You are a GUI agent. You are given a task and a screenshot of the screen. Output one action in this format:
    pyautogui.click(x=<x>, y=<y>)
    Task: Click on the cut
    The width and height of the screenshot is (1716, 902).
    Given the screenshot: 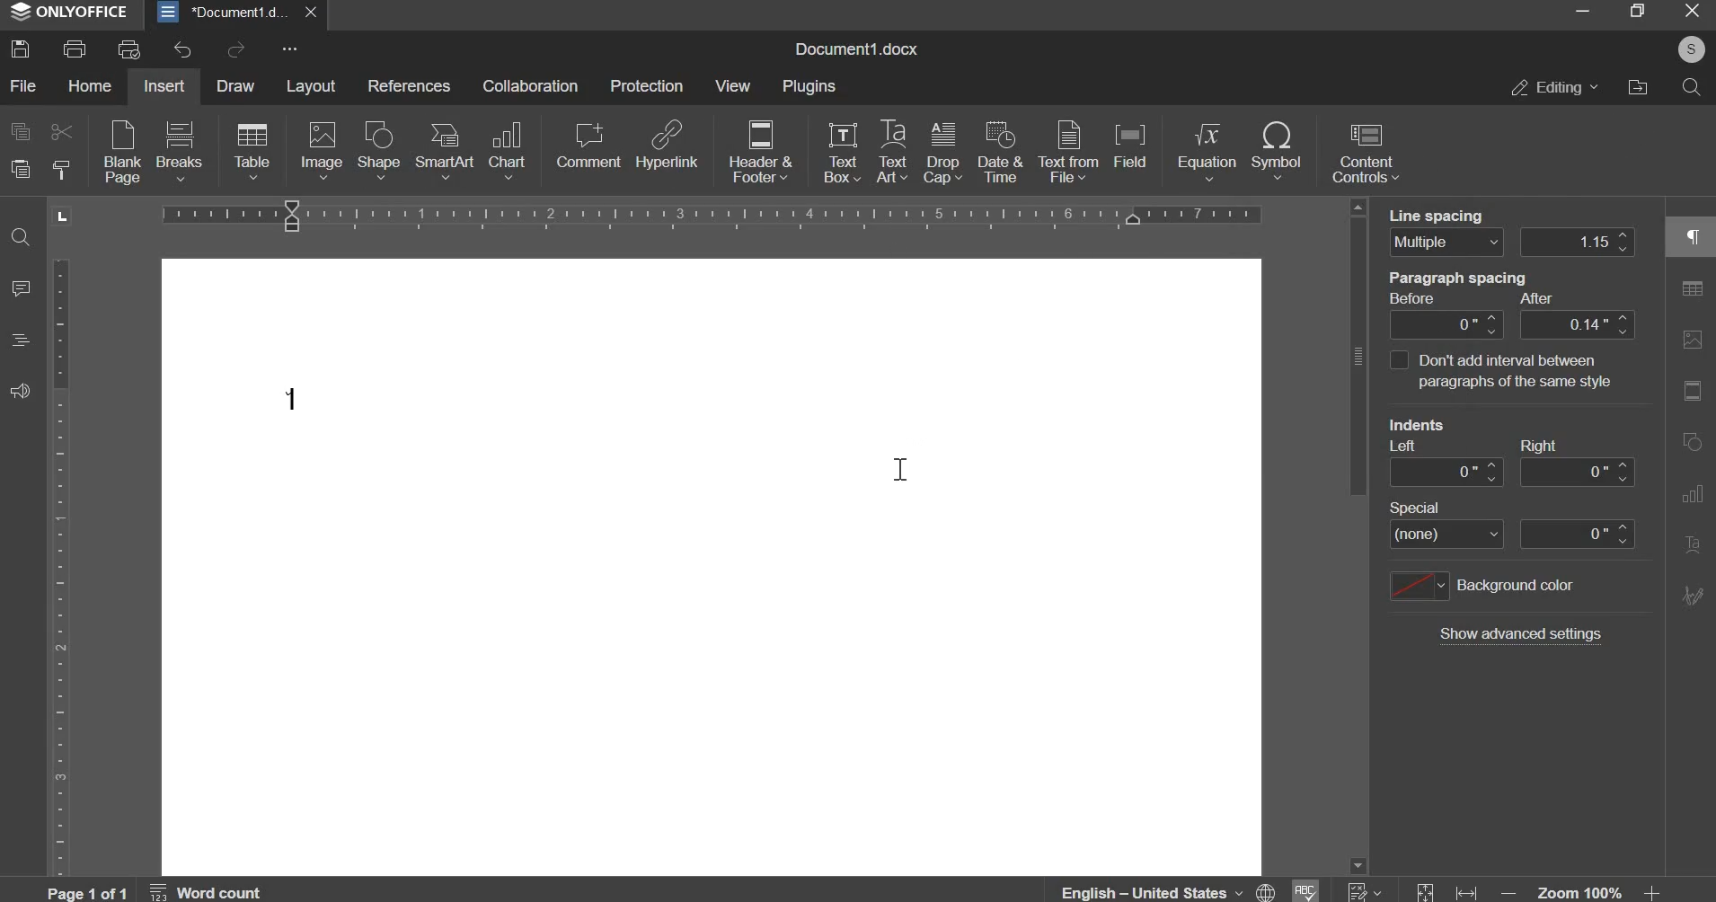 What is the action you would take?
    pyautogui.click(x=64, y=132)
    